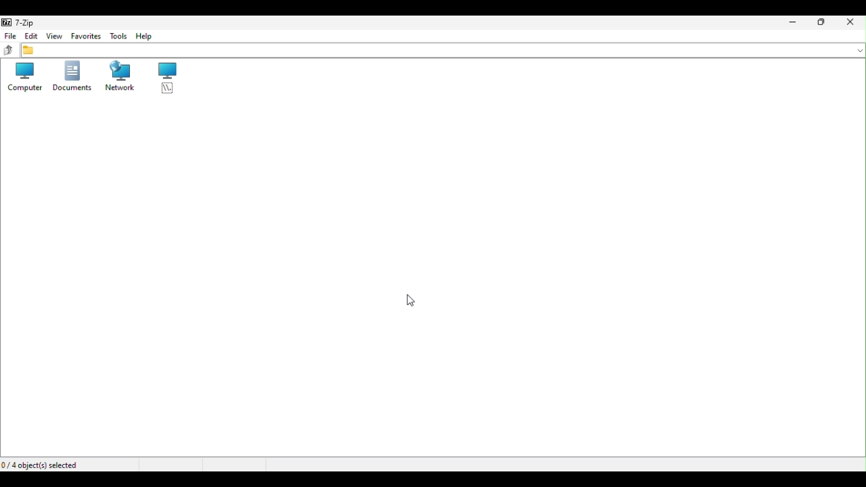  What do you see at coordinates (55, 36) in the screenshot?
I see `View ` at bounding box center [55, 36].